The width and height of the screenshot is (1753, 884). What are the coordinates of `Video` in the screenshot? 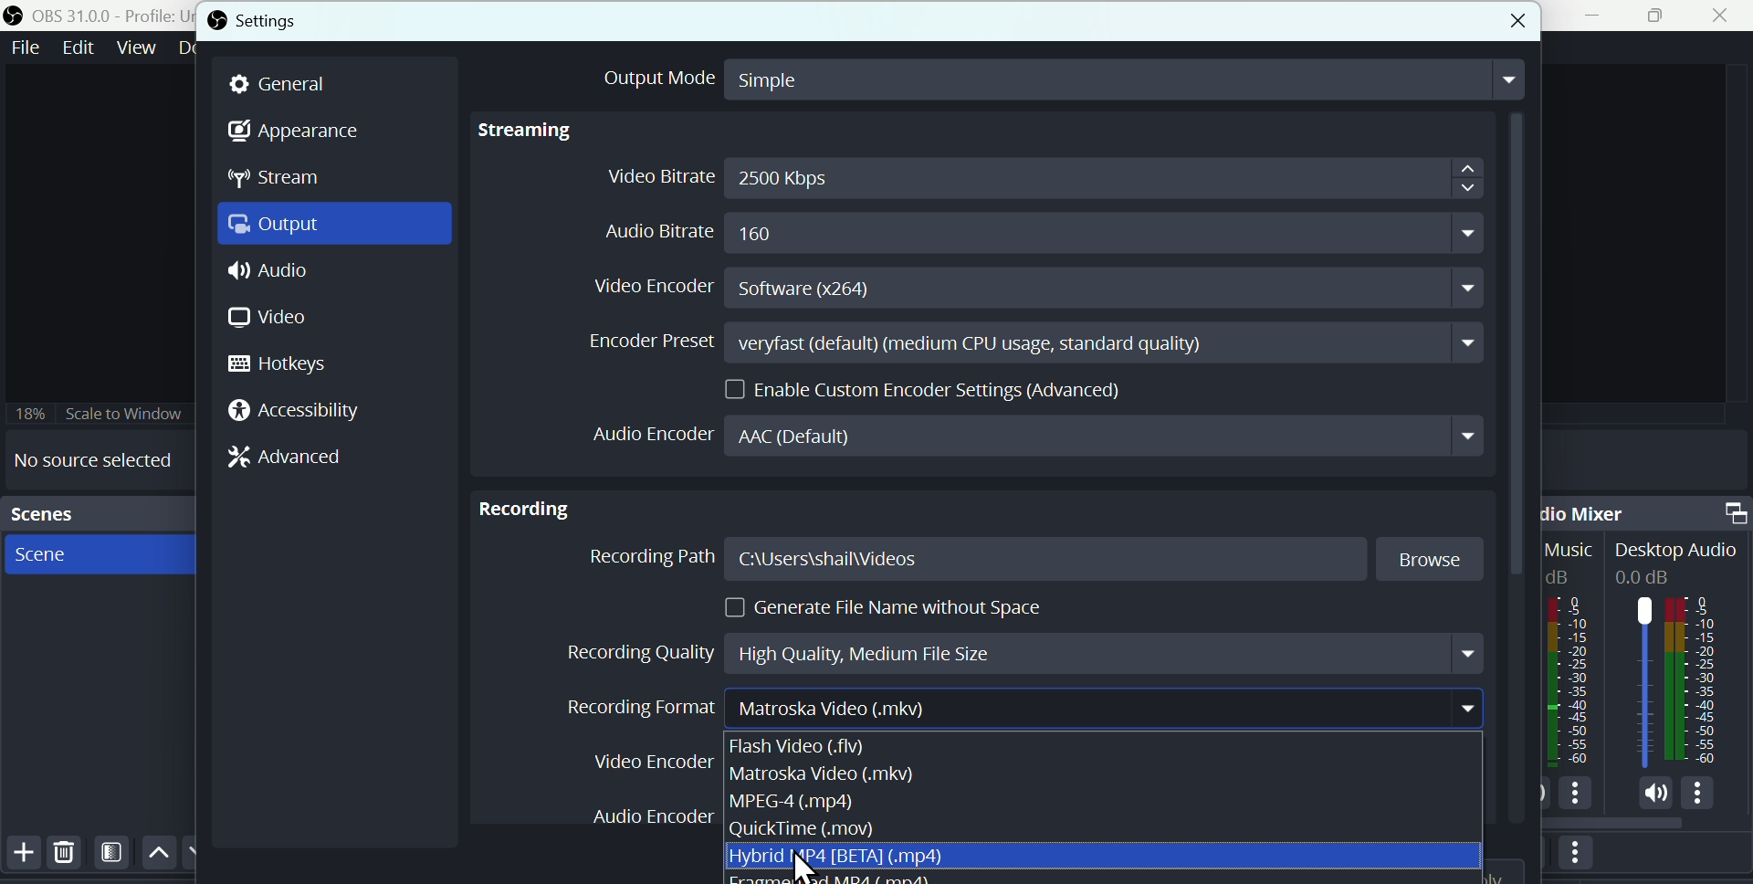 It's located at (272, 320).